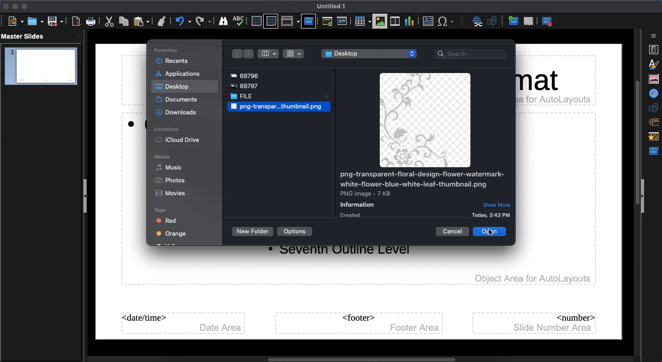 This screenshot has width=662, height=362. What do you see at coordinates (488, 232) in the screenshot?
I see `Open` at bounding box center [488, 232].